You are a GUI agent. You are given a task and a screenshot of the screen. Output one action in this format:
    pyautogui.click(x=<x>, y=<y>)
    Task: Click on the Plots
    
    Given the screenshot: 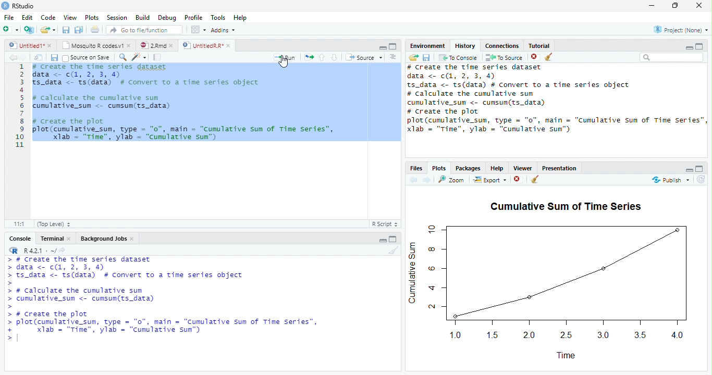 What is the action you would take?
    pyautogui.click(x=92, y=18)
    